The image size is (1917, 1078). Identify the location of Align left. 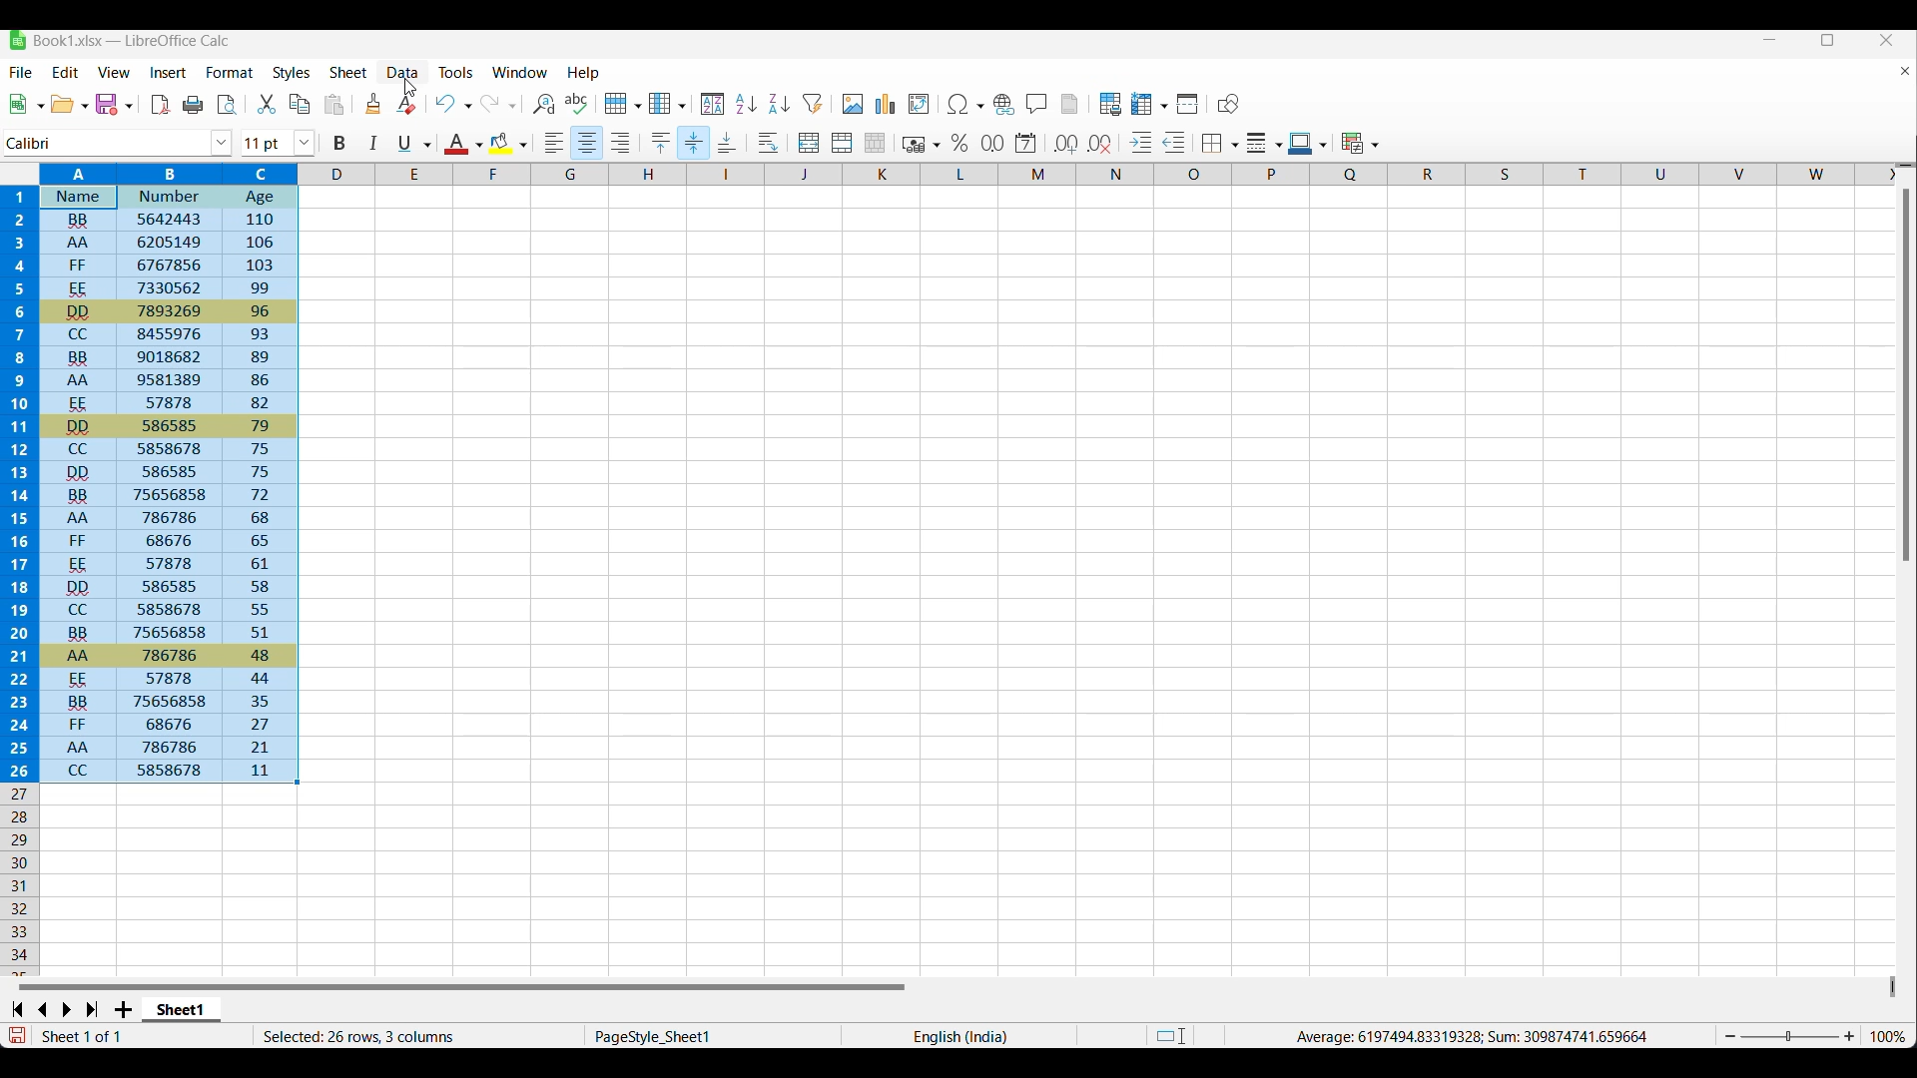
(555, 143).